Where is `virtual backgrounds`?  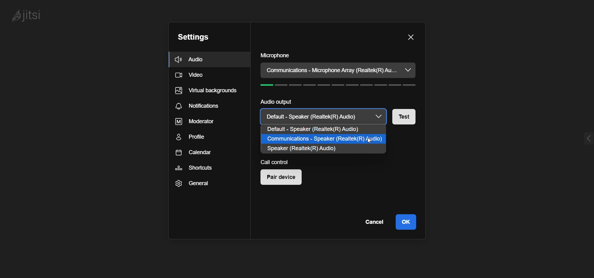 virtual backgrounds is located at coordinates (206, 92).